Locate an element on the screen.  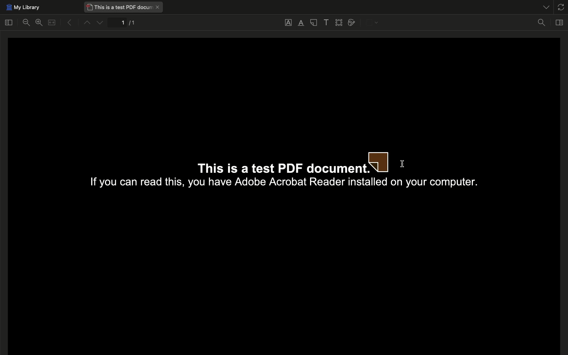
Select area is located at coordinates (340, 23).